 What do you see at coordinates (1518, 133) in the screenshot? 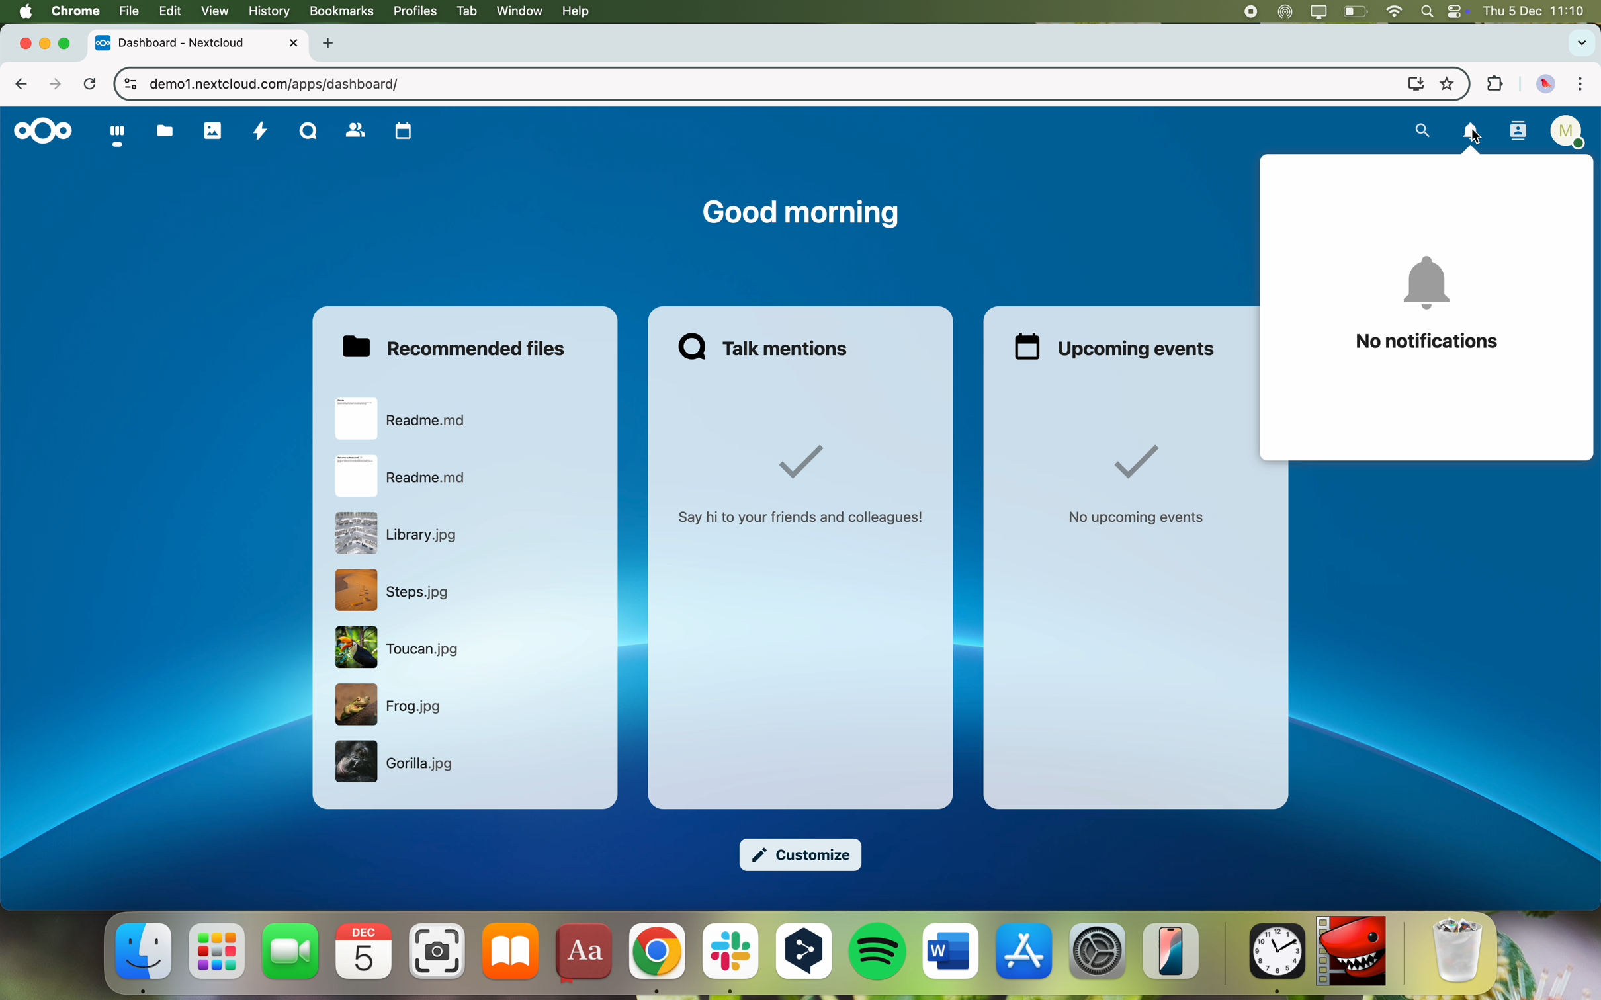
I see `contacts` at bounding box center [1518, 133].